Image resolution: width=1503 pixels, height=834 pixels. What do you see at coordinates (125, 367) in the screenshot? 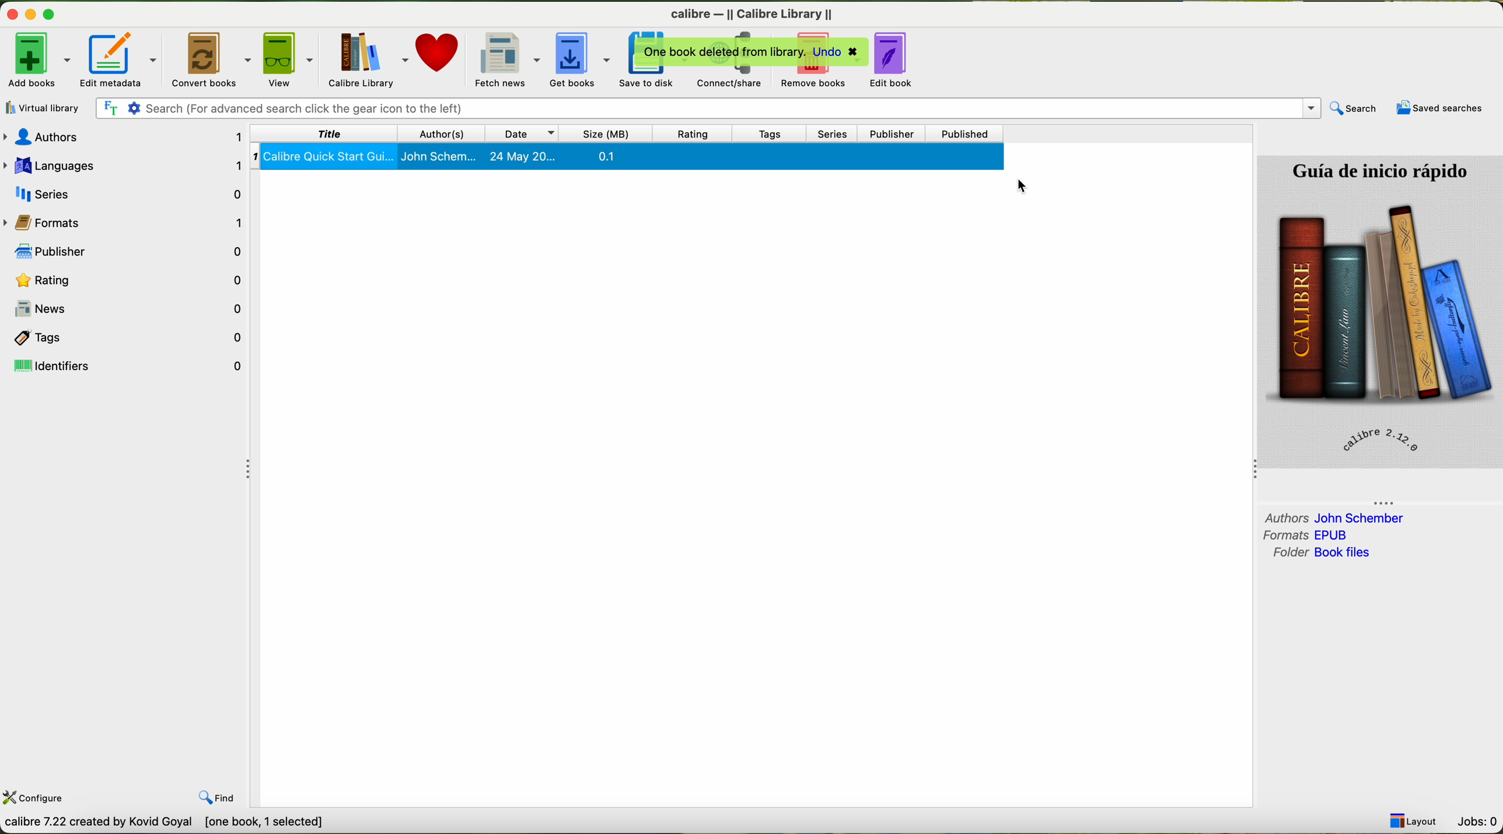
I see `identifiers` at bounding box center [125, 367].